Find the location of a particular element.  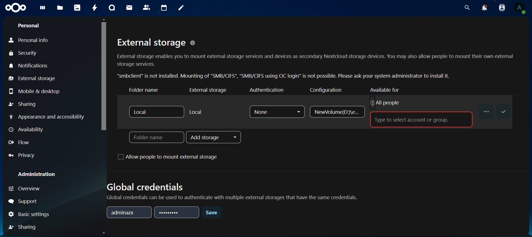

privacy is located at coordinates (22, 155).